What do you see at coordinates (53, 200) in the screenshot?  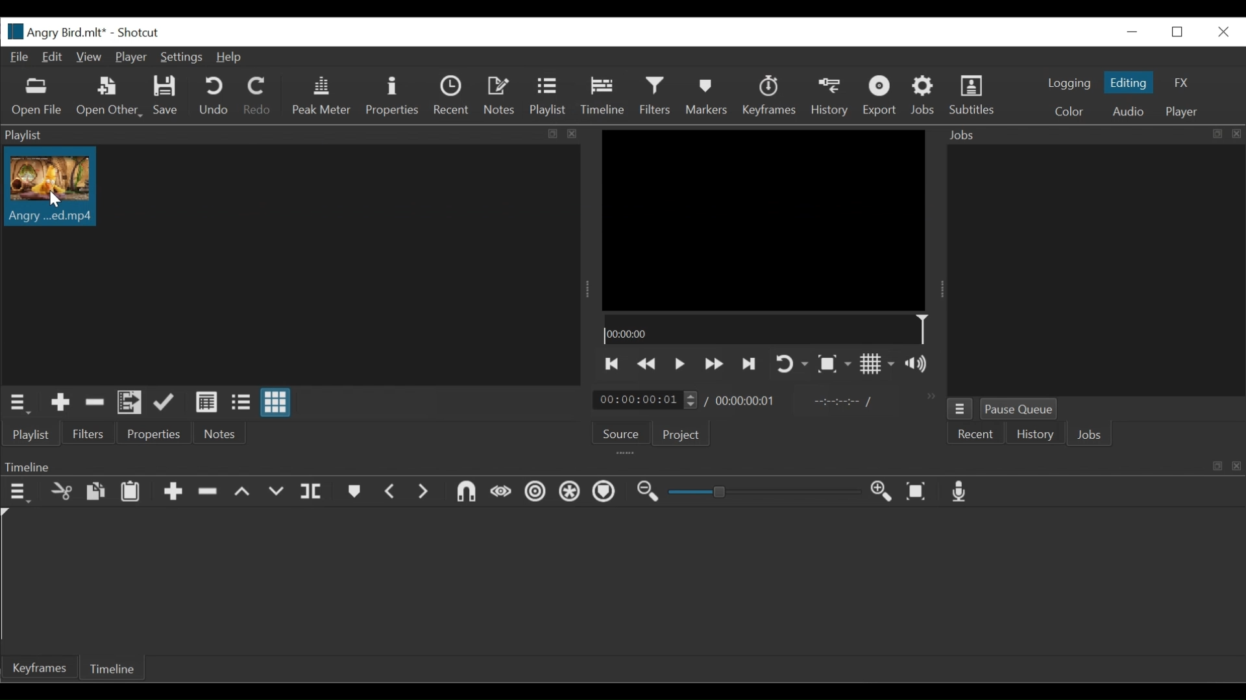 I see `Cursor` at bounding box center [53, 200].